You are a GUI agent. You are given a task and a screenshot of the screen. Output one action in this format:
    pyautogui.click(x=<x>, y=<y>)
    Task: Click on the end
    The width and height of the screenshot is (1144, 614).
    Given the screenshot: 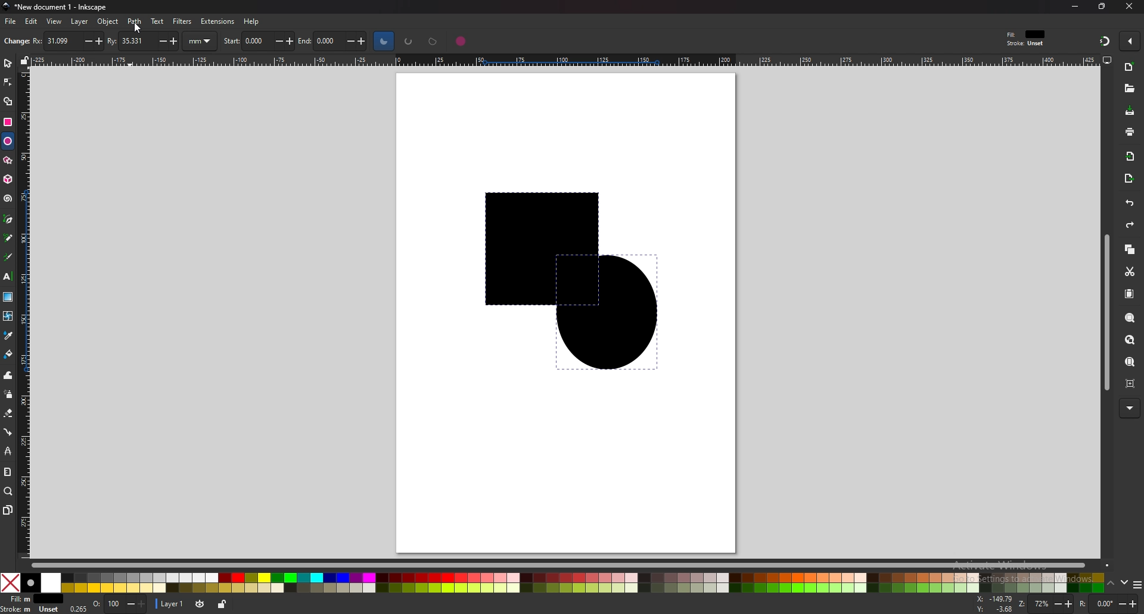 What is the action you would take?
    pyautogui.click(x=335, y=42)
    